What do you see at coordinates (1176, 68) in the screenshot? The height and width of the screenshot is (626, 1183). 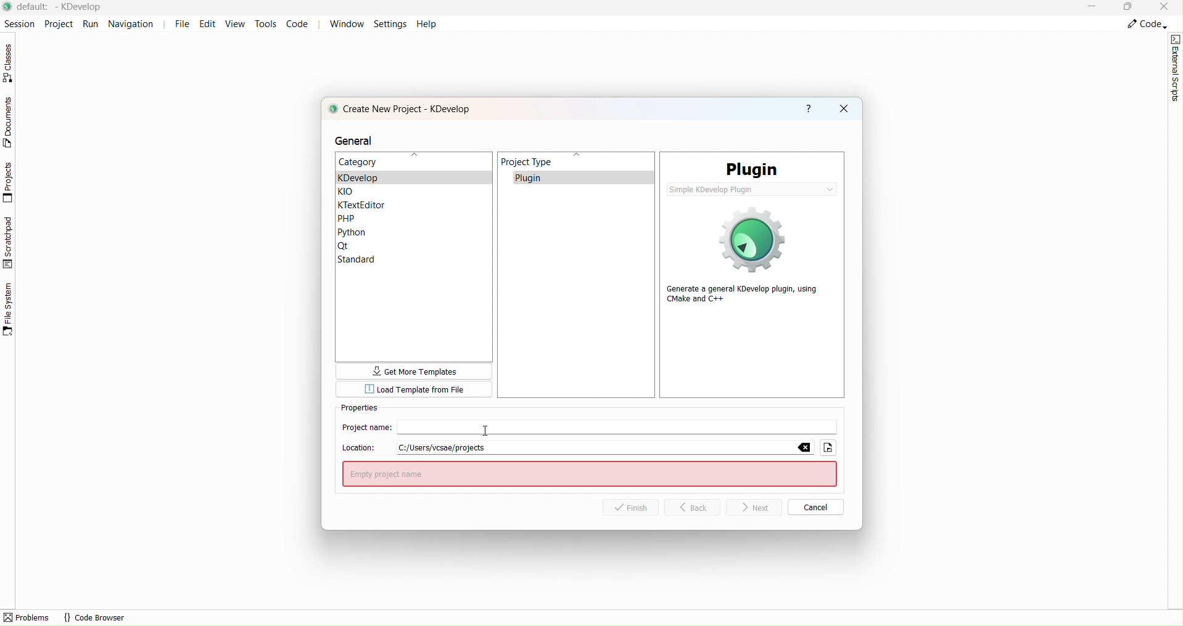 I see `External script` at bounding box center [1176, 68].